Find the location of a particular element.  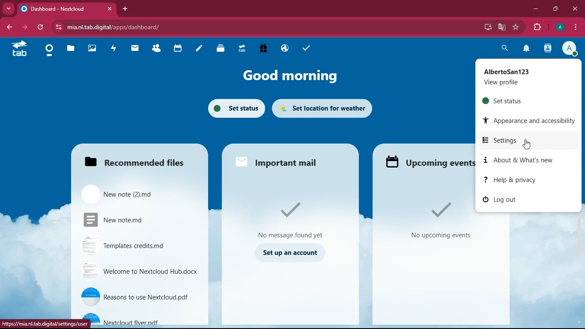

Dashboard- Nextcloud is located at coordinates (54, 9).